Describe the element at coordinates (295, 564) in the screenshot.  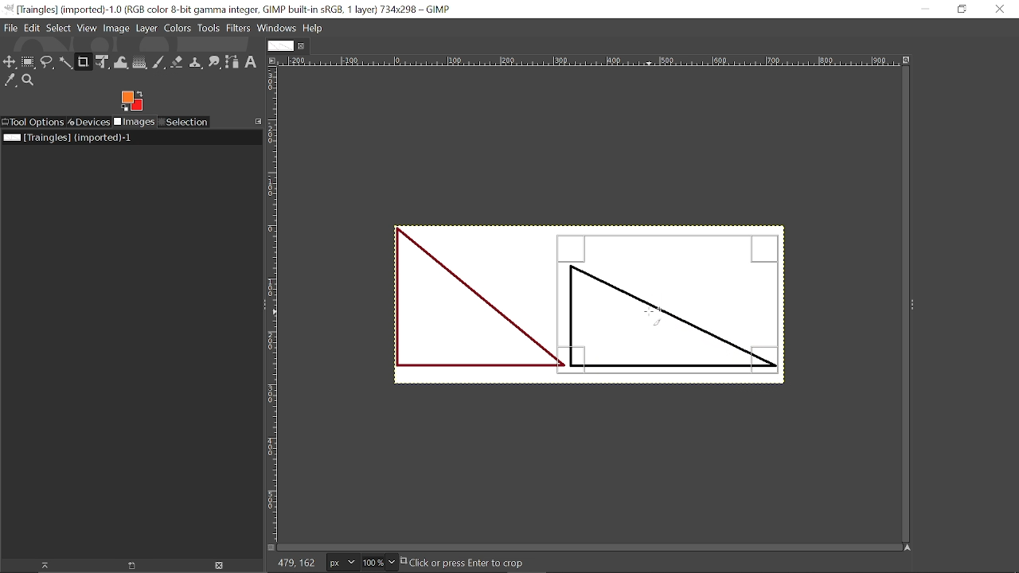
I see `479, 162` at that location.